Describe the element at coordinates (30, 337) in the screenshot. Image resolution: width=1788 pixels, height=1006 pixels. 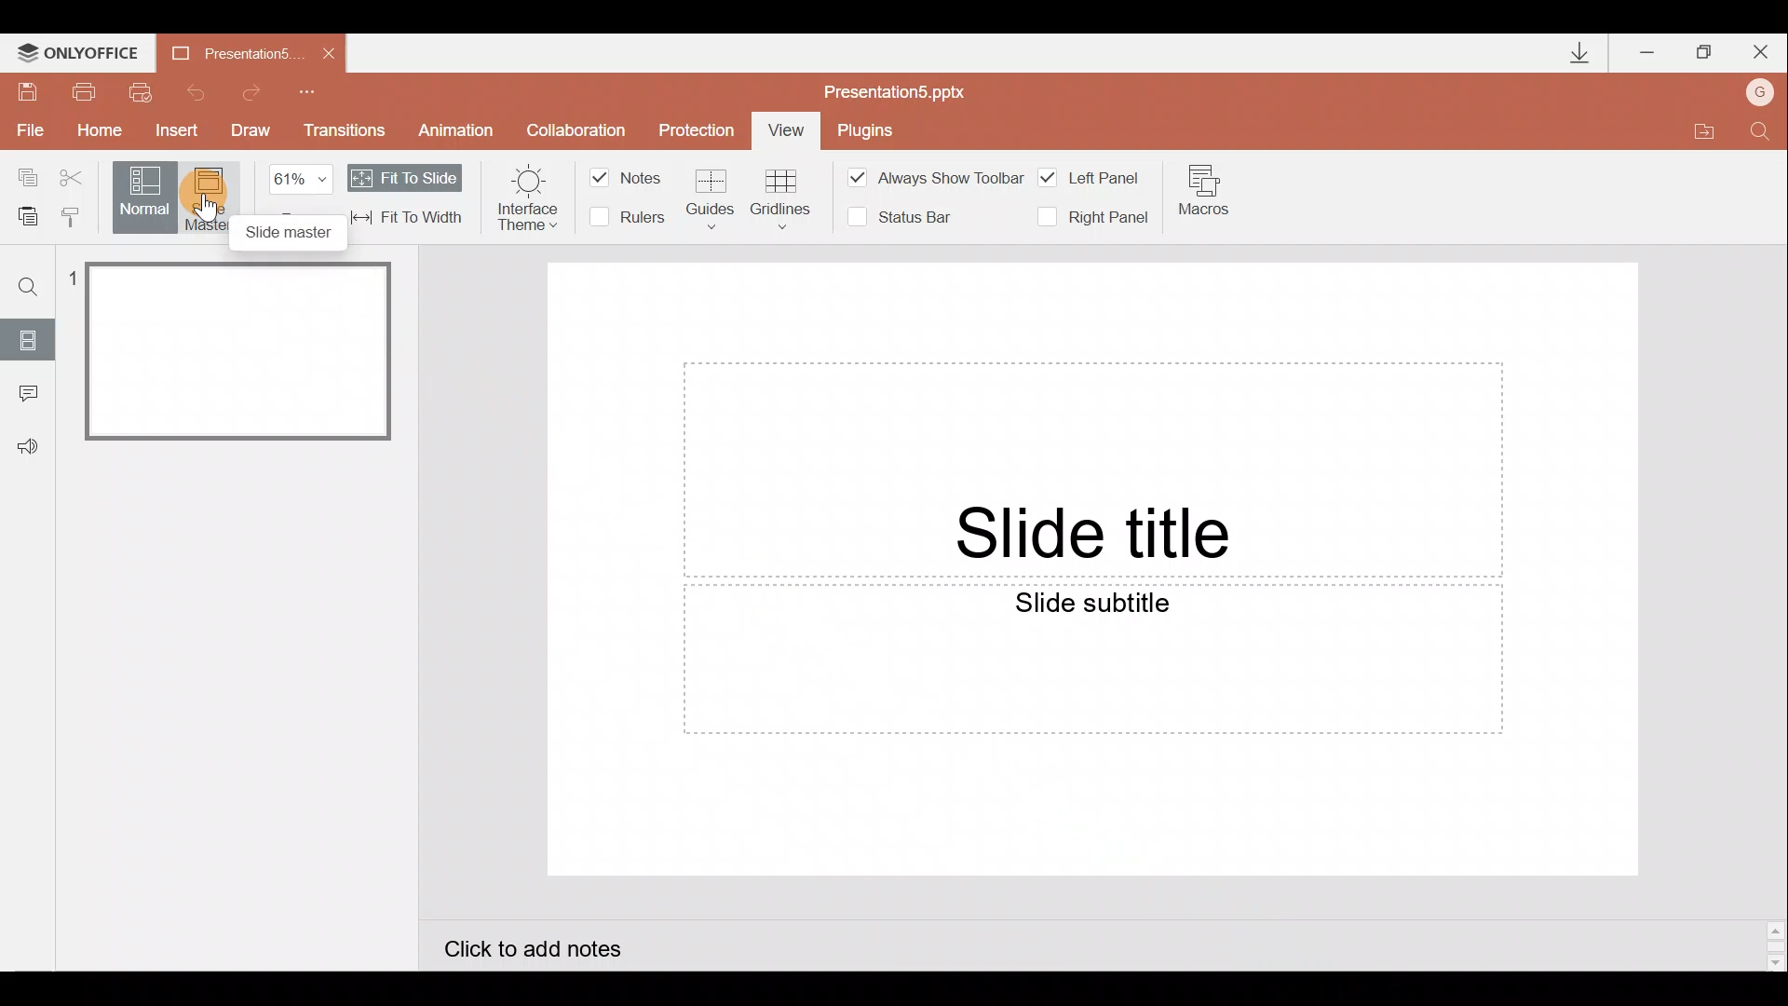
I see `Slides` at that location.